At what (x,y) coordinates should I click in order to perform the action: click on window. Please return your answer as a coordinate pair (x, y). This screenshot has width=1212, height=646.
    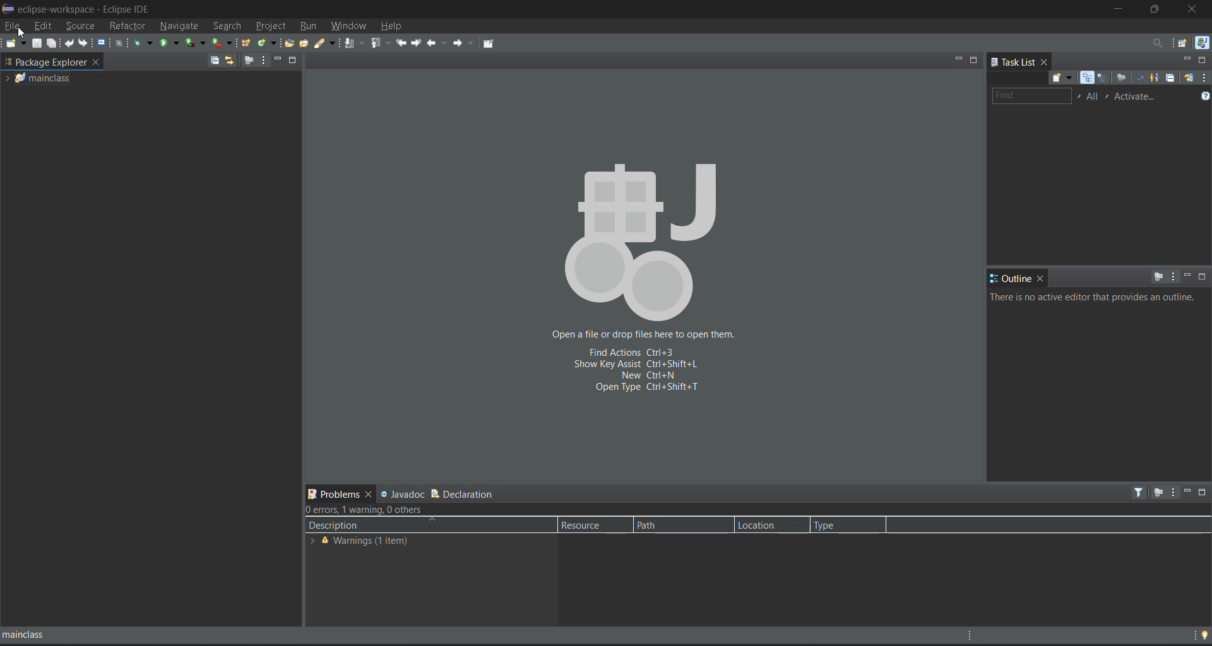
    Looking at the image, I should click on (350, 26).